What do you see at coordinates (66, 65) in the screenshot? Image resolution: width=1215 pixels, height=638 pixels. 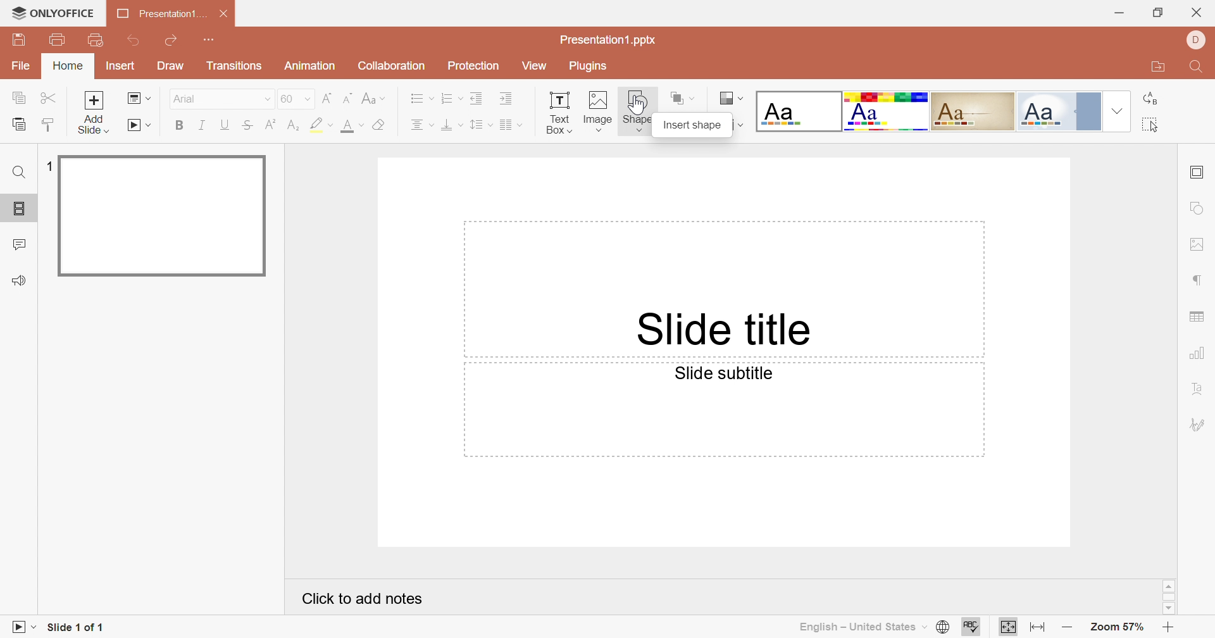 I see `Home` at bounding box center [66, 65].